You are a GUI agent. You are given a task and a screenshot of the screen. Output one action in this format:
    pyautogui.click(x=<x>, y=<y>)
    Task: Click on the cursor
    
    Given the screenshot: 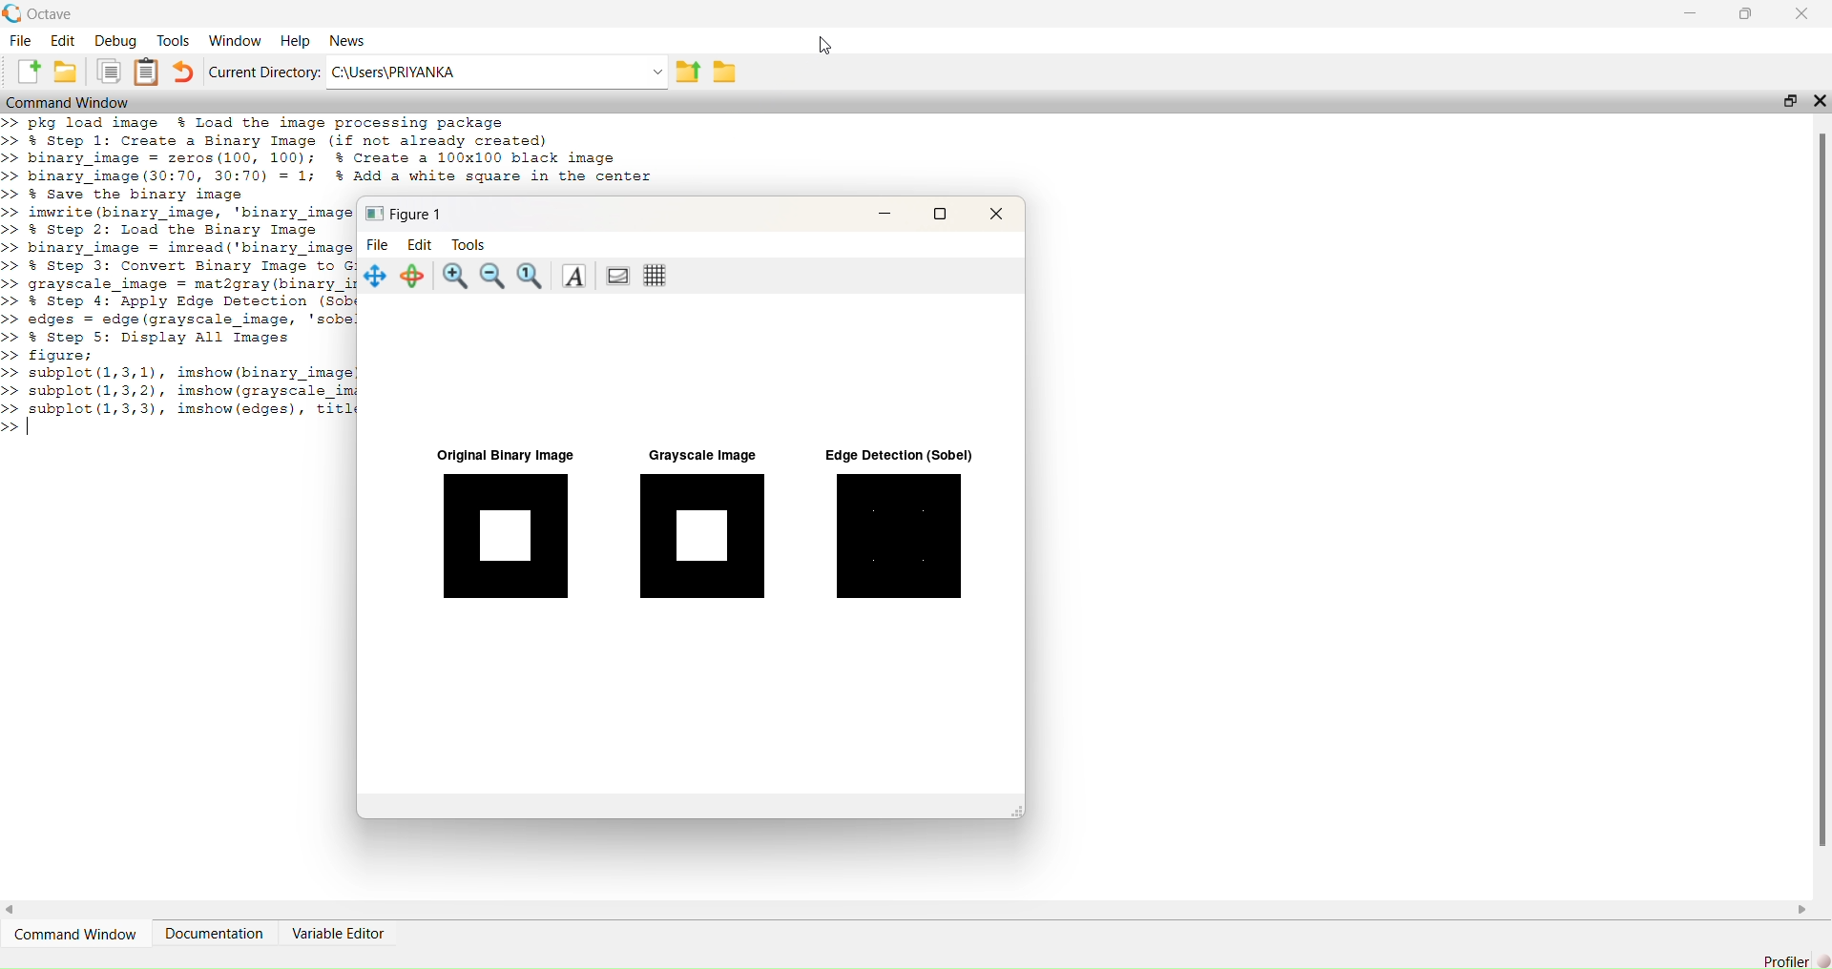 What is the action you would take?
    pyautogui.click(x=822, y=48)
    